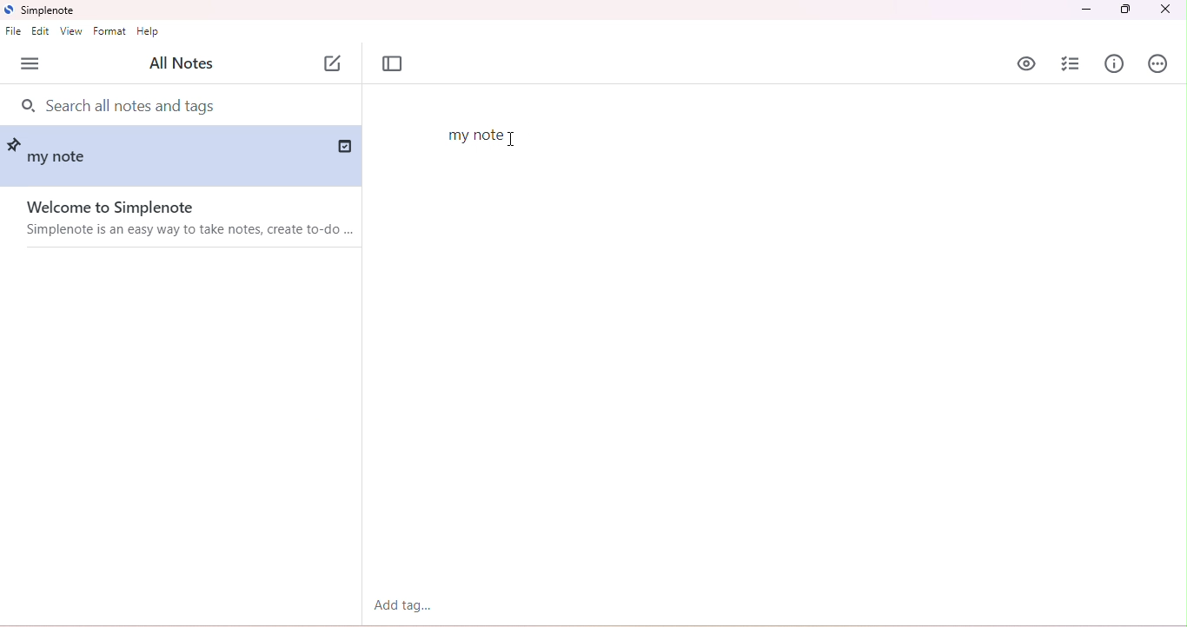 This screenshot has height=627, width=1187. Describe the element at coordinates (148, 32) in the screenshot. I see `help` at that location.